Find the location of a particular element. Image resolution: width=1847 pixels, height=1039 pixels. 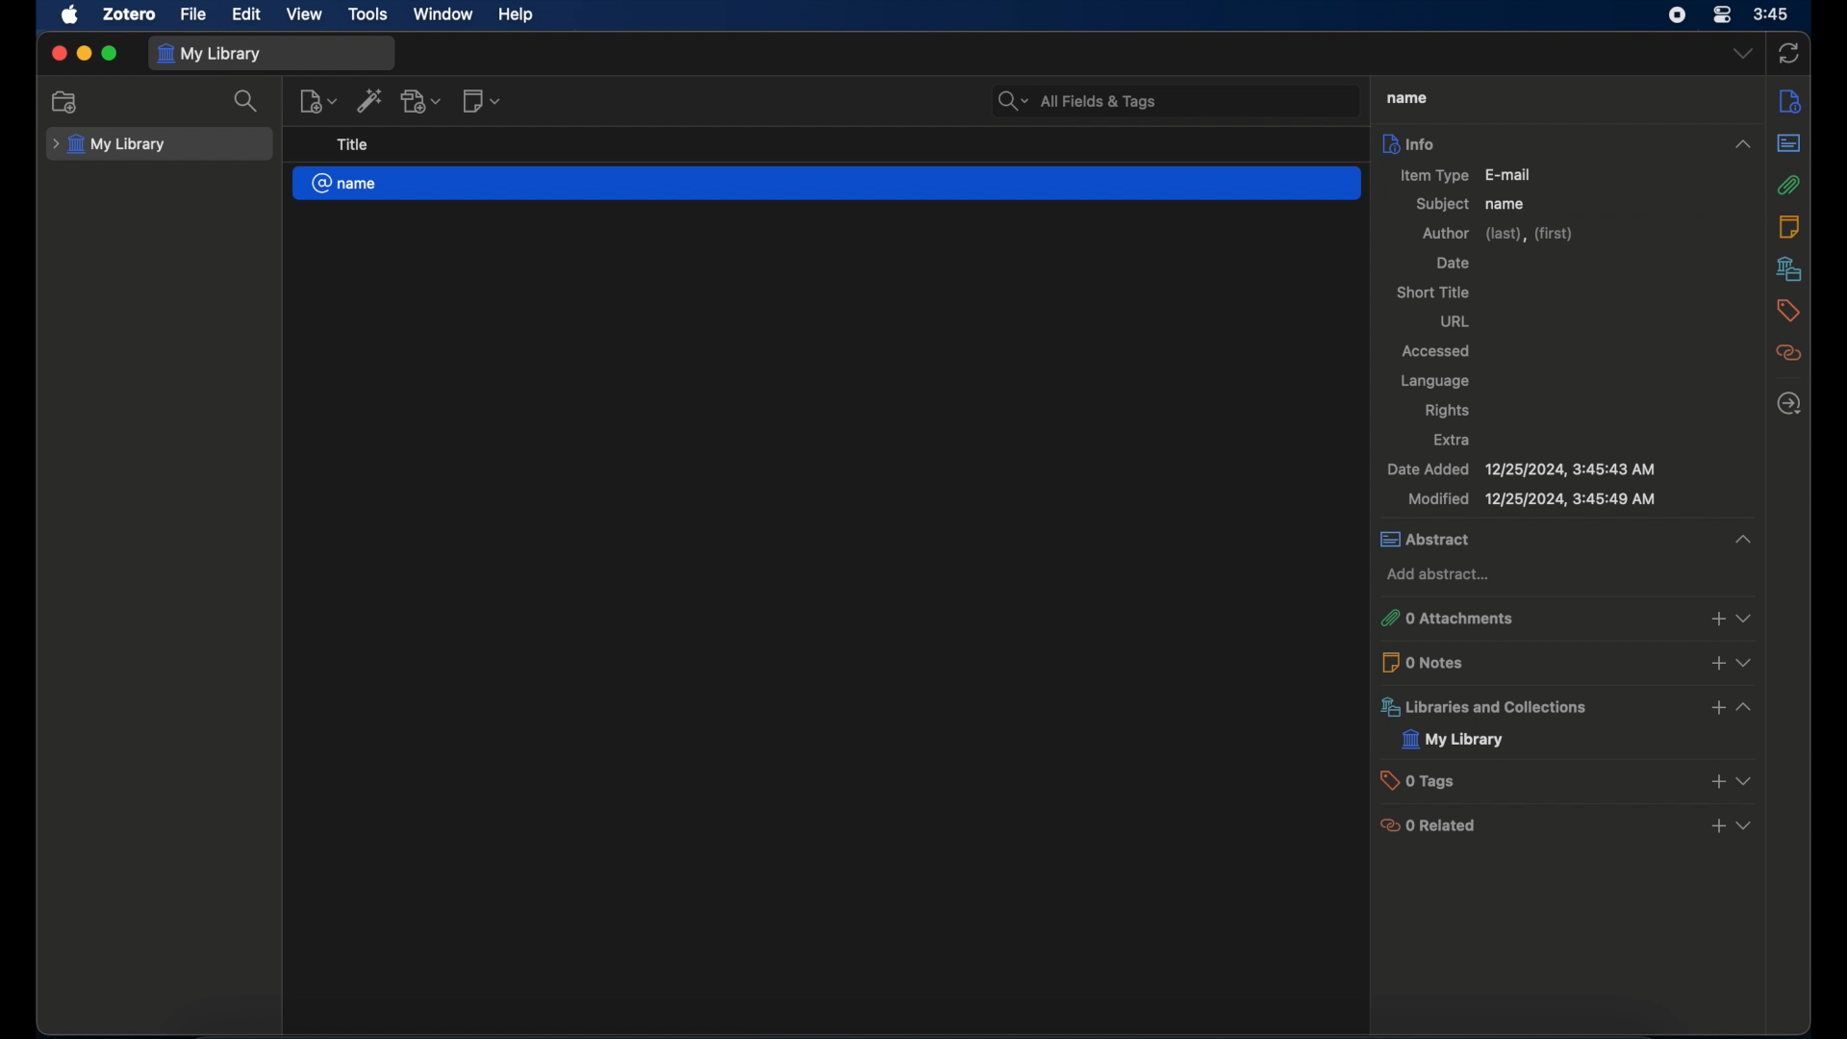

add item by identifier is located at coordinates (371, 103).